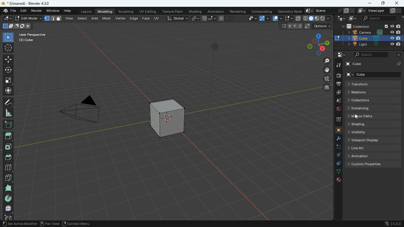  What do you see at coordinates (374, 124) in the screenshot?
I see `shading` at bounding box center [374, 124].